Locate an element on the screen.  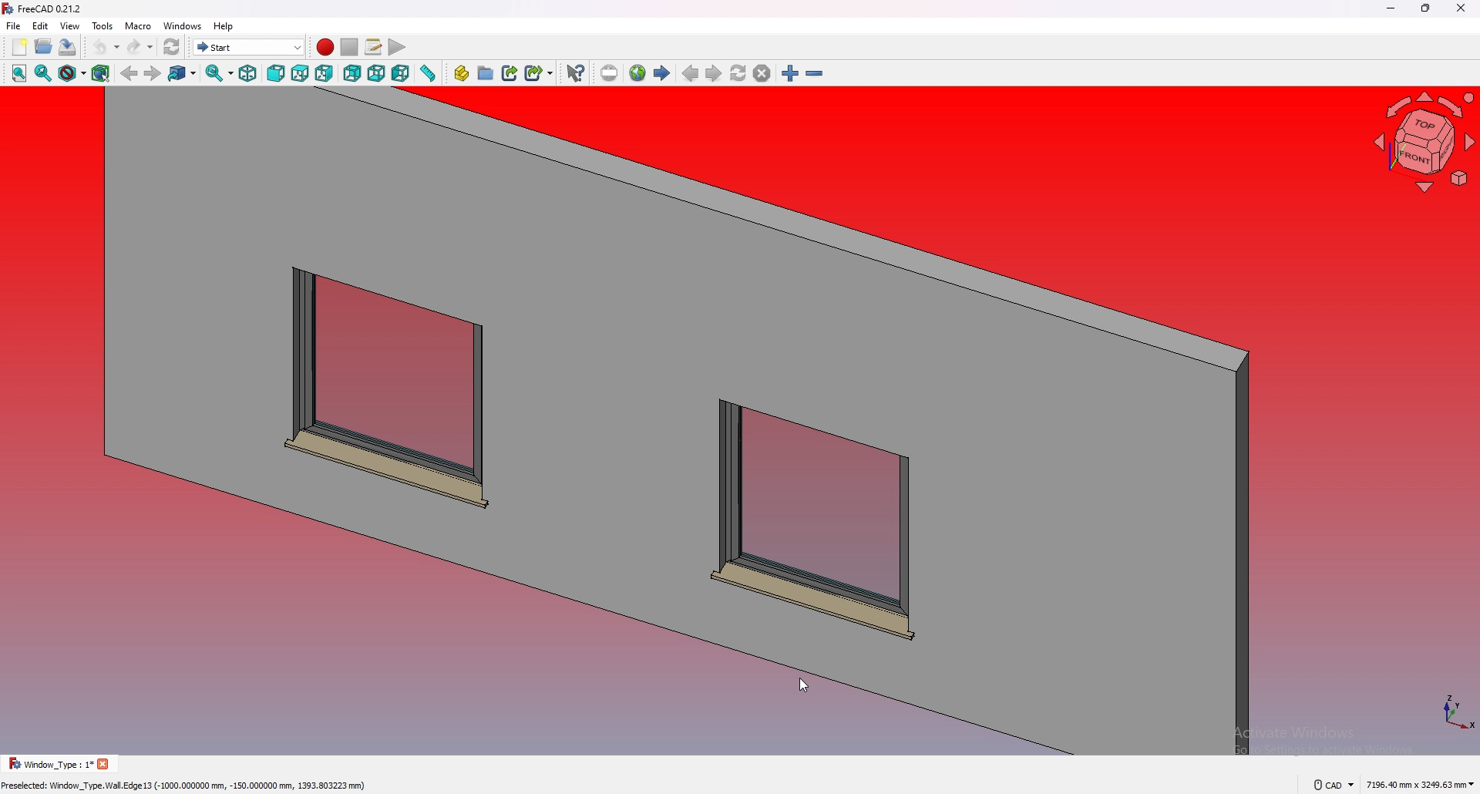
macros is located at coordinates (375, 47).